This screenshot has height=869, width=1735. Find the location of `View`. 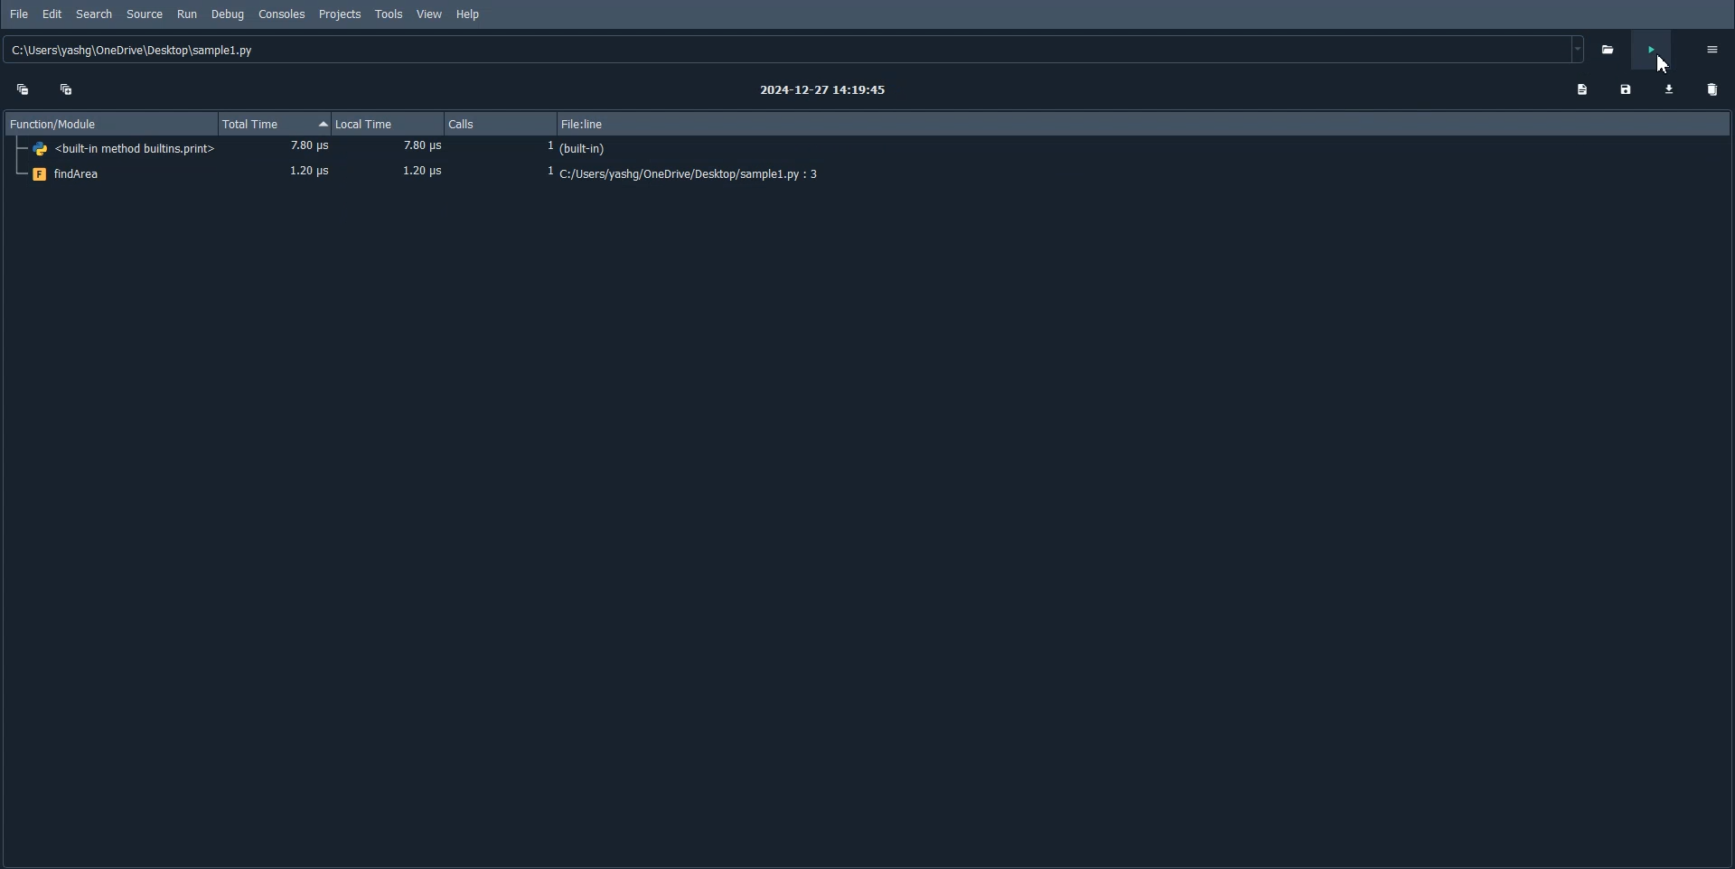

View is located at coordinates (430, 14).